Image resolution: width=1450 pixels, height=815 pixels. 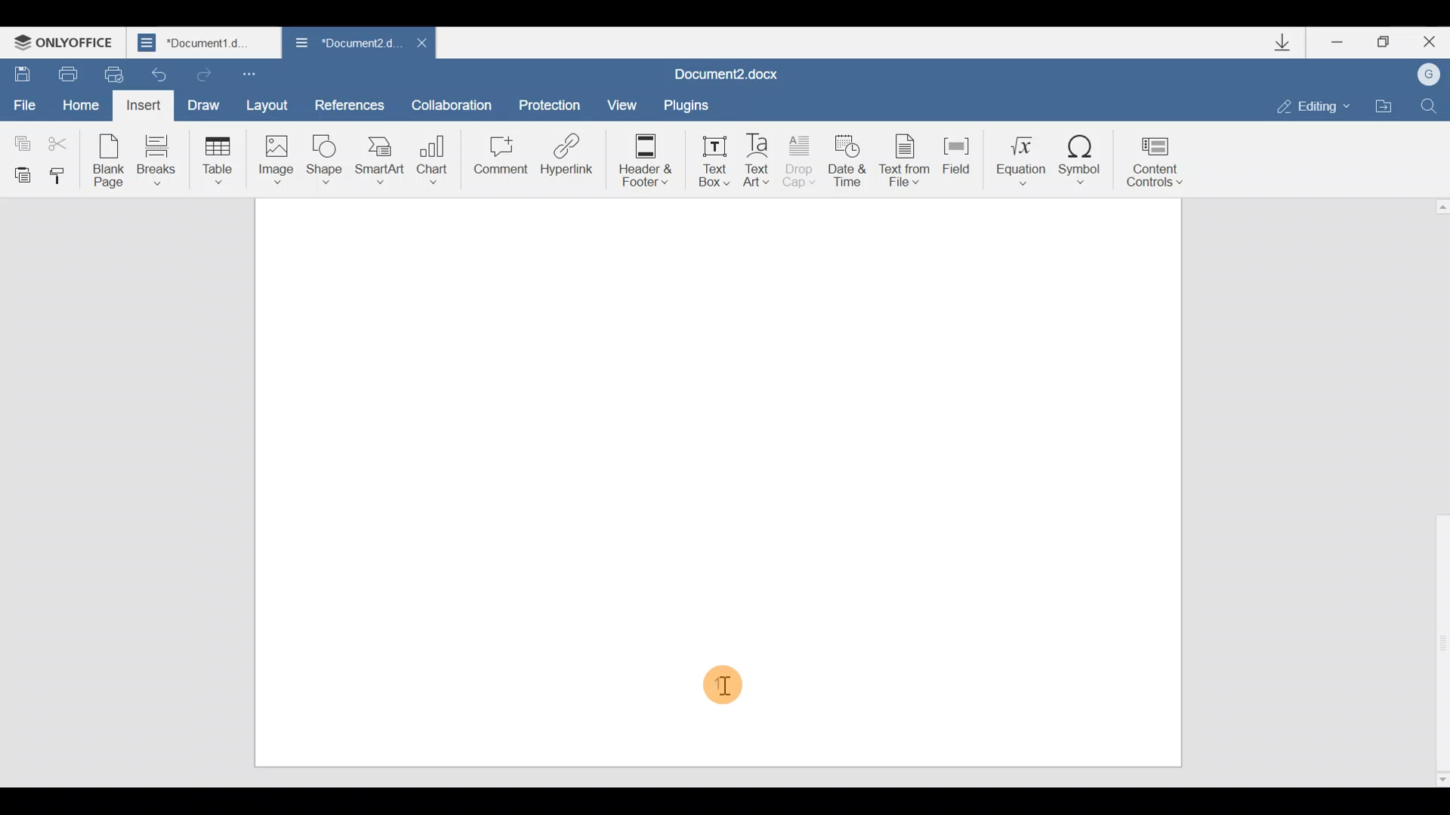 I want to click on Document1.d.., so click(x=205, y=43).